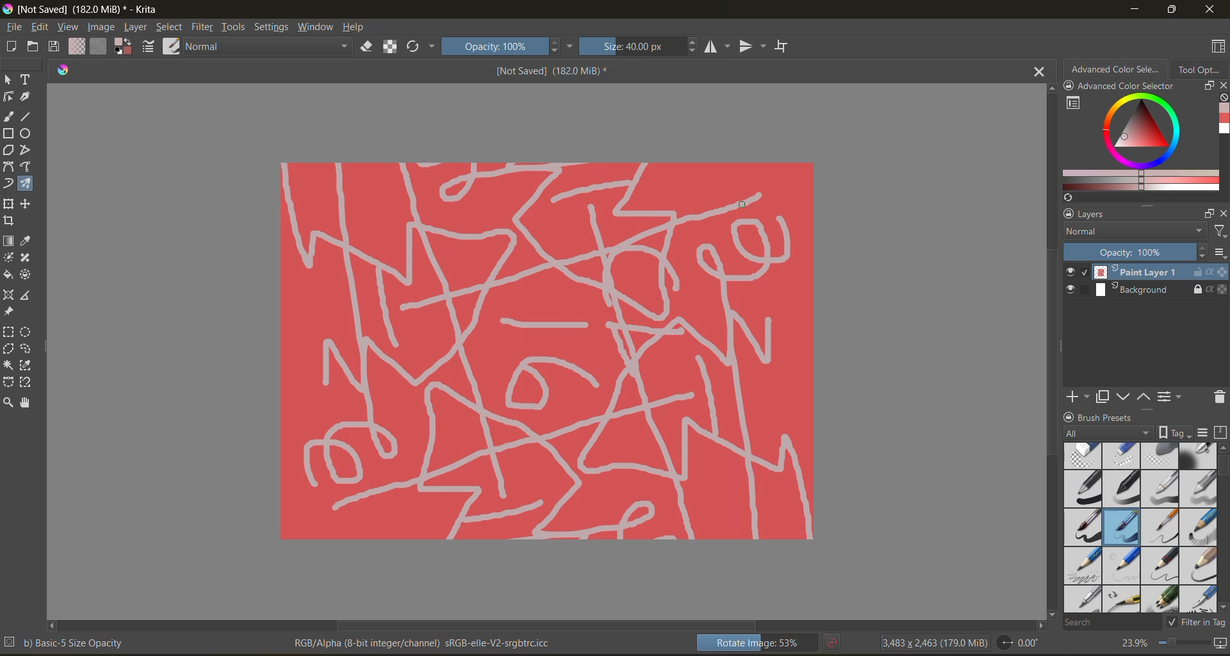  Describe the element at coordinates (1222, 85) in the screenshot. I see `close docker` at that location.